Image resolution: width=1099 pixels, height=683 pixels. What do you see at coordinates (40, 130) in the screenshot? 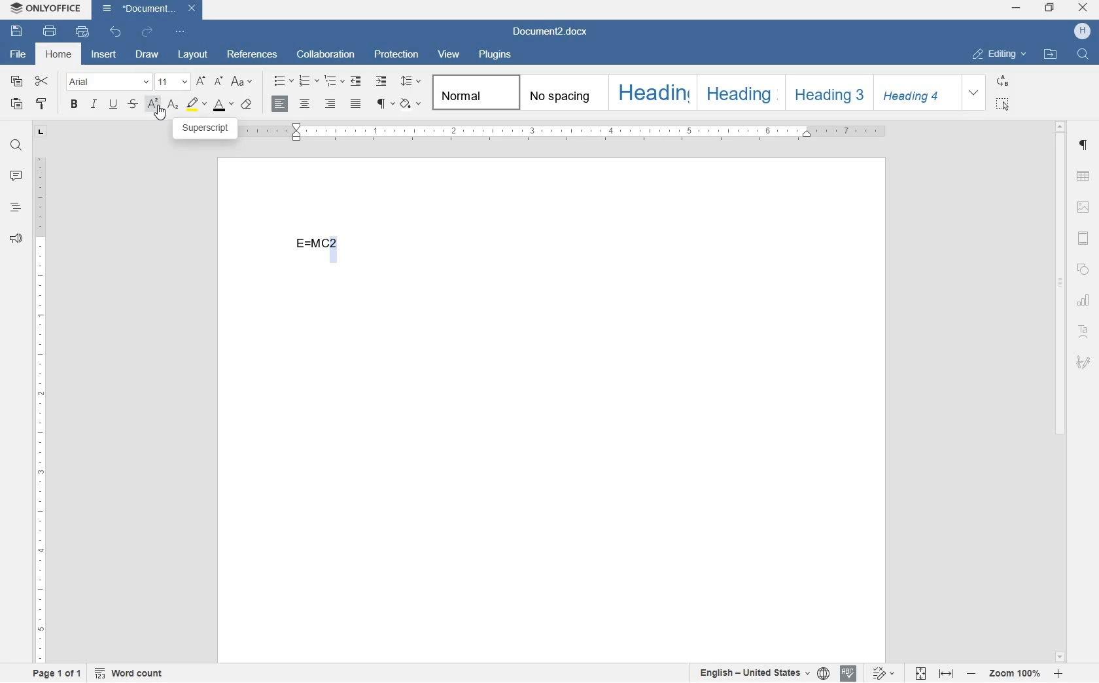
I see `tab` at bounding box center [40, 130].